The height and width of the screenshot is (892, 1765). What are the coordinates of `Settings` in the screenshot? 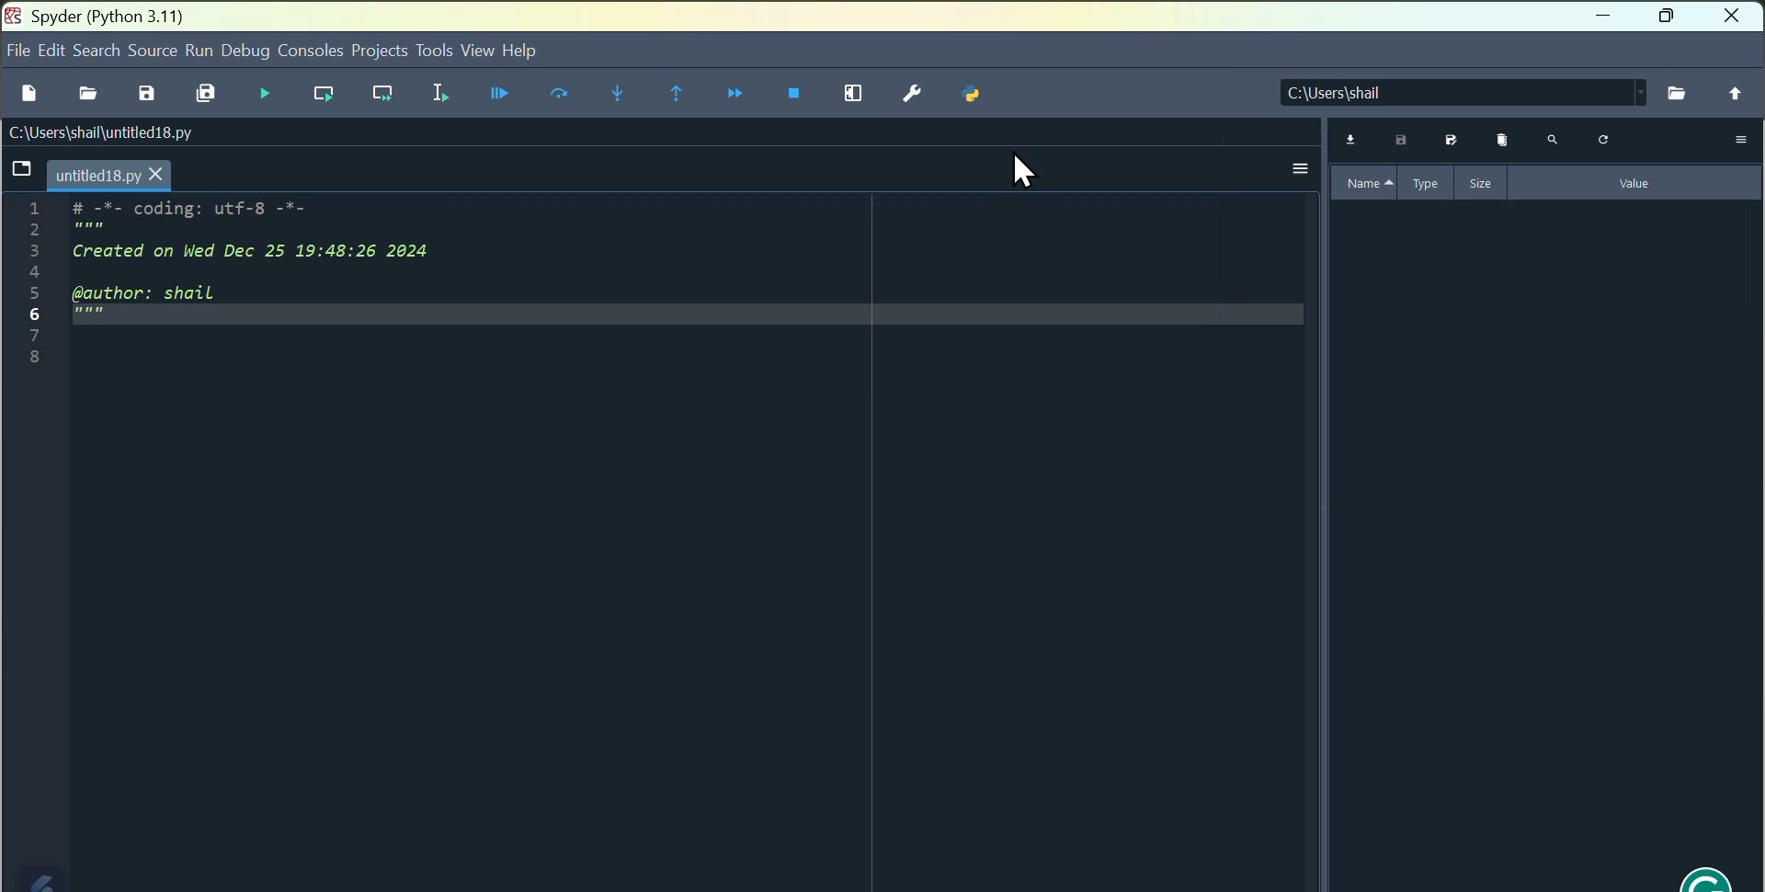 It's located at (905, 97).